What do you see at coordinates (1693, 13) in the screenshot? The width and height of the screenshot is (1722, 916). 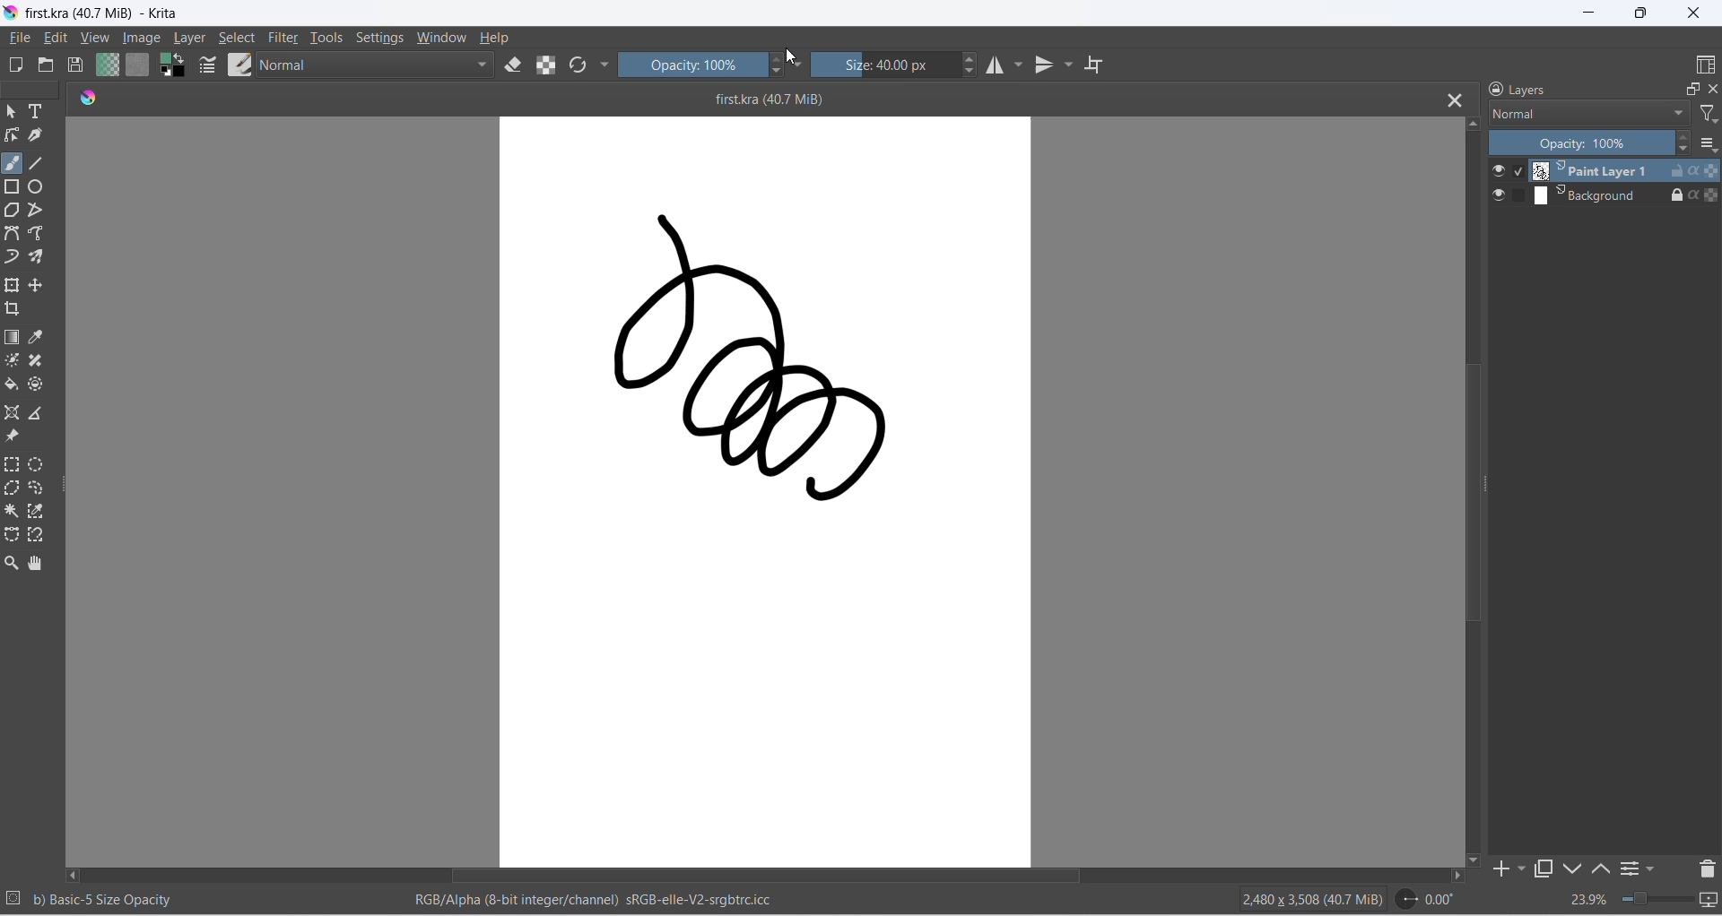 I see `close` at bounding box center [1693, 13].